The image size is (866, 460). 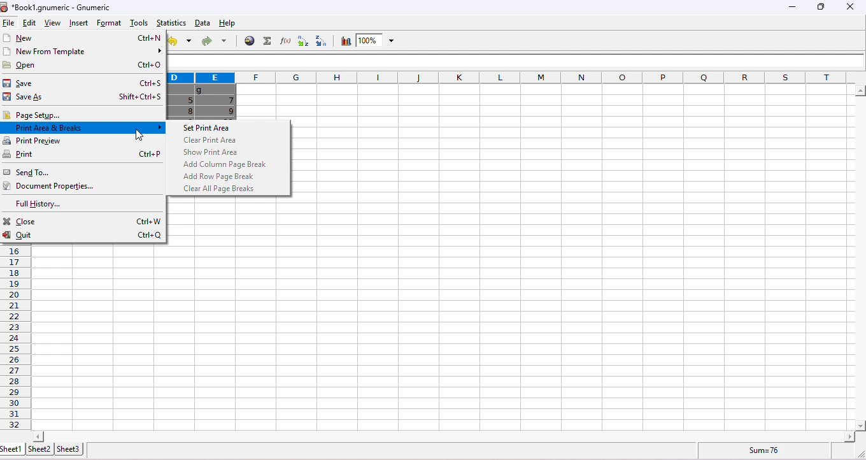 I want to click on send to, so click(x=56, y=172).